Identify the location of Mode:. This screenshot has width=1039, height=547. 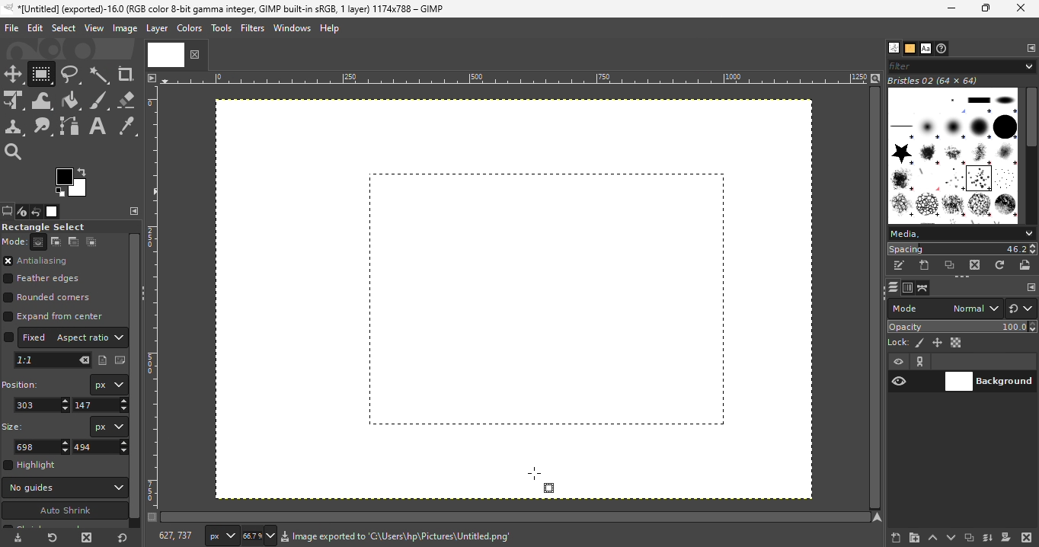
(15, 242).